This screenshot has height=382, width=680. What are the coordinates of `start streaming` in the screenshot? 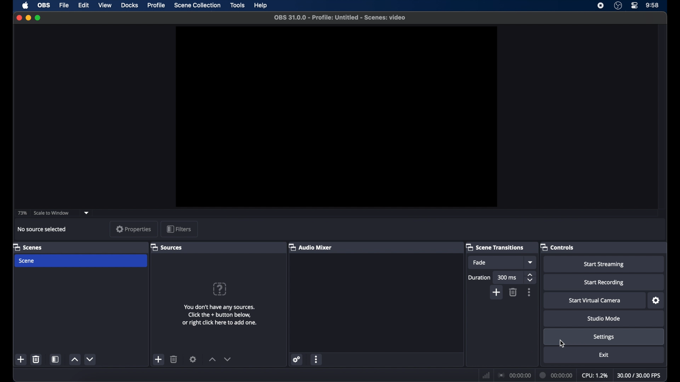 It's located at (604, 264).